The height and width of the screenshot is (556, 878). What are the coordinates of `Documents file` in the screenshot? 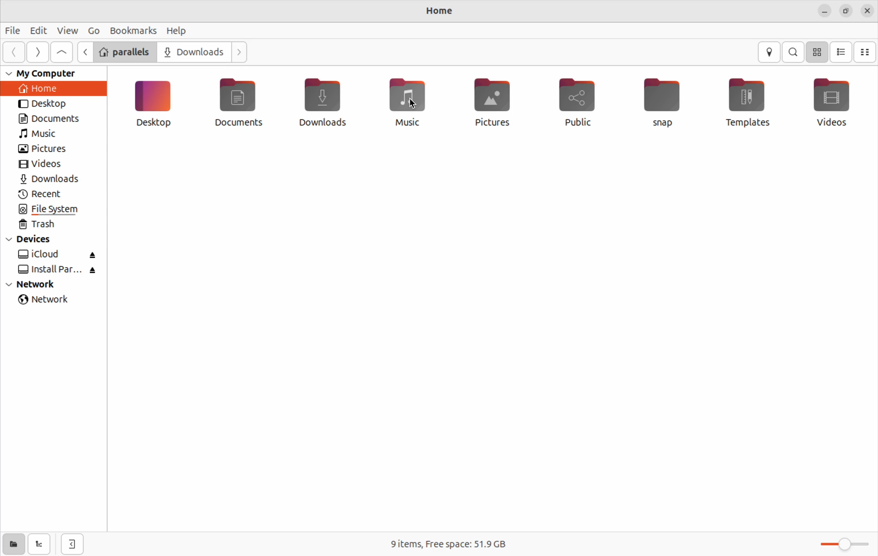 It's located at (242, 103).